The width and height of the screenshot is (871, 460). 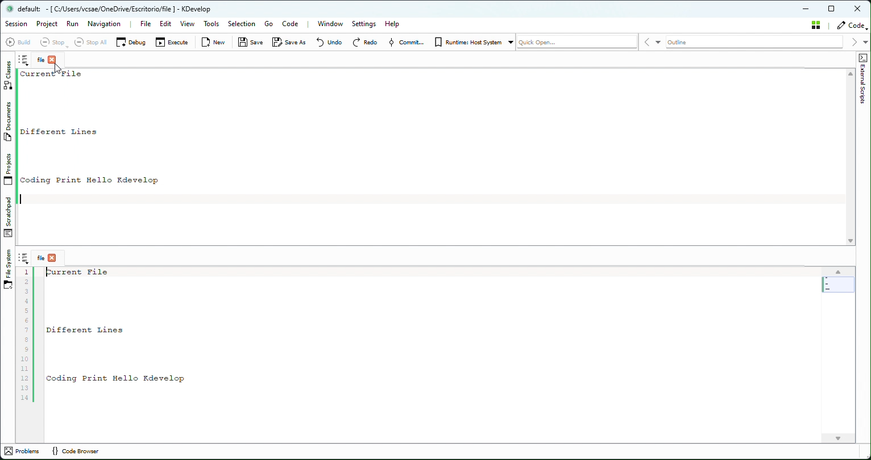 What do you see at coordinates (7, 123) in the screenshot?
I see `Documents` at bounding box center [7, 123].